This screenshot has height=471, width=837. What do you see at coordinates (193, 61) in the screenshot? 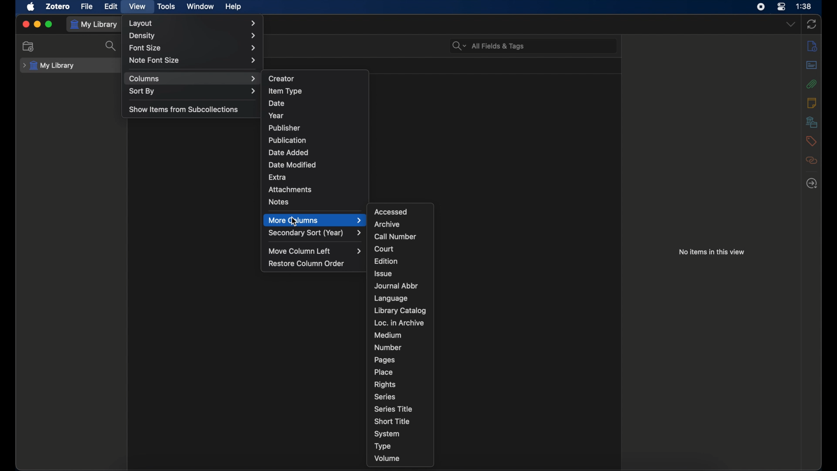
I see `note font size` at bounding box center [193, 61].